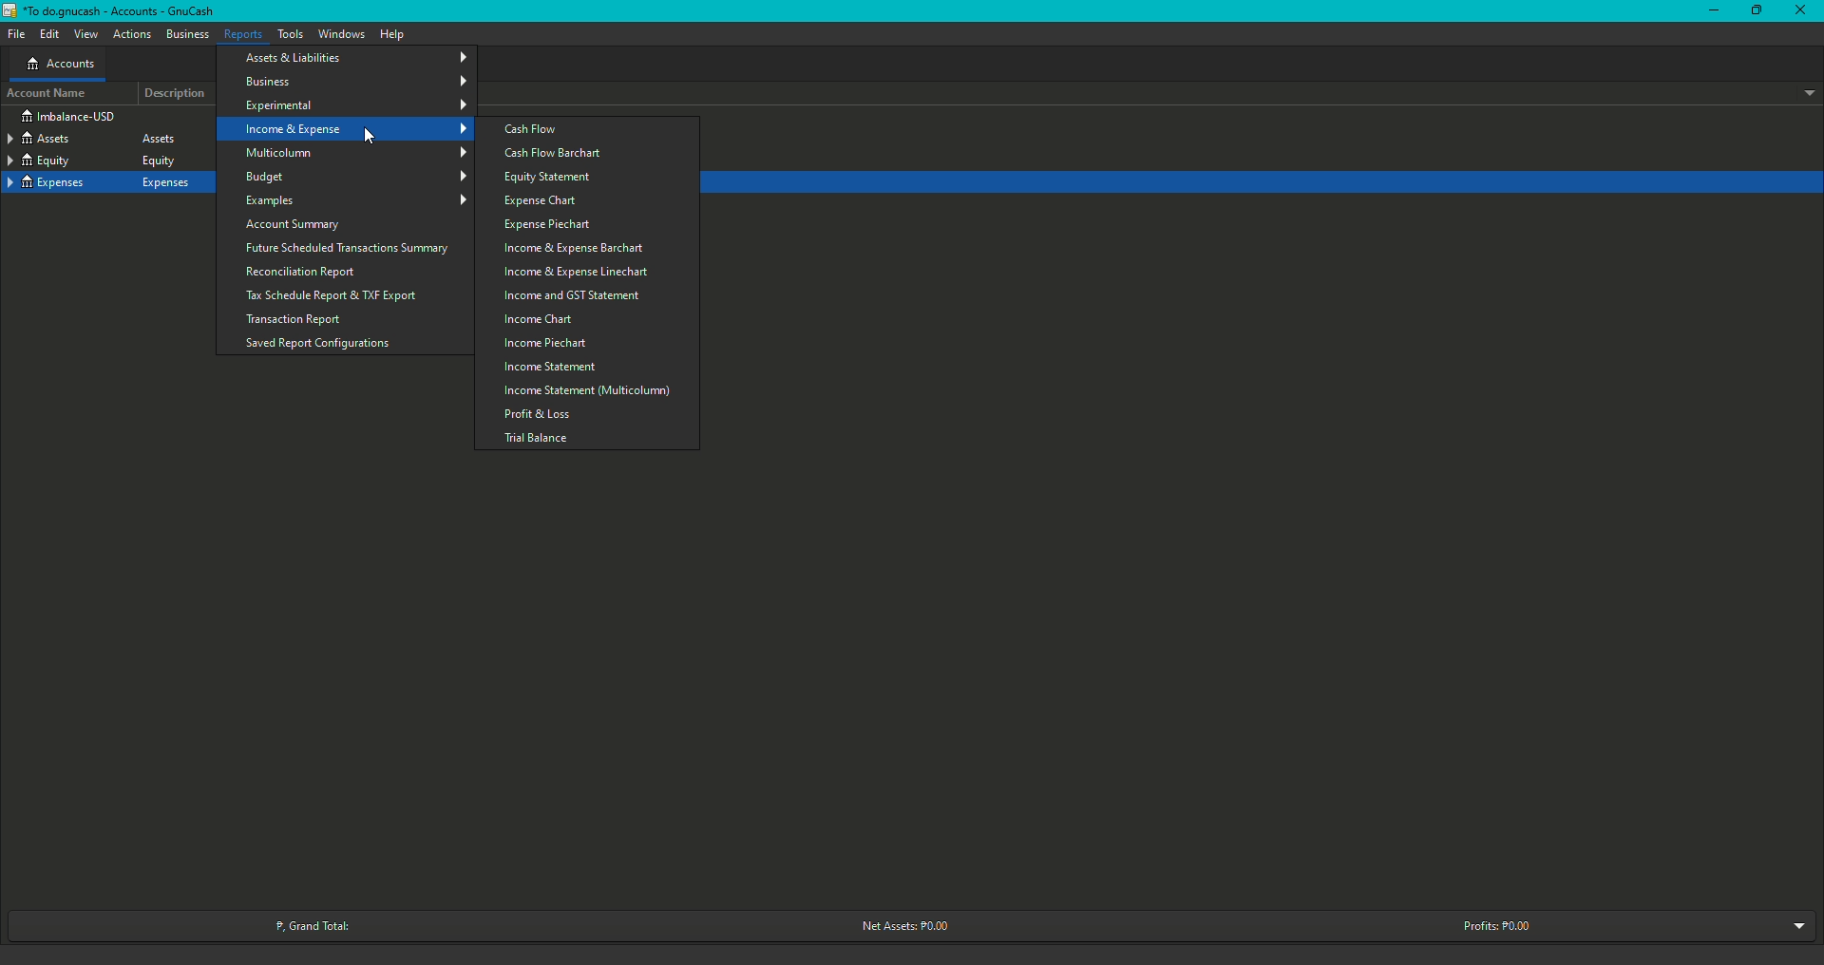 The width and height of the screenshot is (1824, 965). I want to click on Account Name, so click(45, 94).